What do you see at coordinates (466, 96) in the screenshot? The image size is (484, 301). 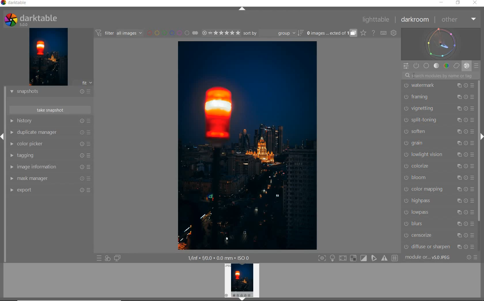 I see `Reset` at bounding box center [466, 96].